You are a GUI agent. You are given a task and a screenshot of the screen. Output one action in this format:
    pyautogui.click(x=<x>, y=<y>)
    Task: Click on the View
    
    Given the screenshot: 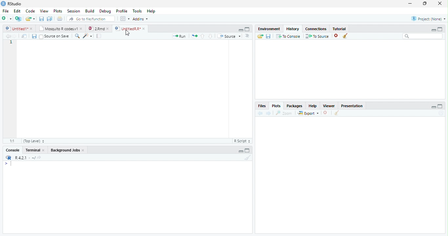 What is the action you would take?
    pyautogui.click(x=44, y=11)
    